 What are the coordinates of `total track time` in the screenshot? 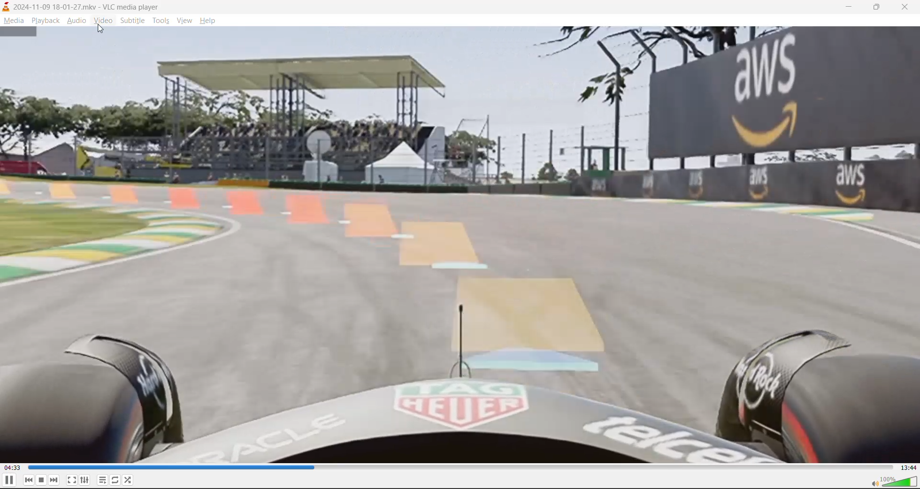 It's located at (909, 467).